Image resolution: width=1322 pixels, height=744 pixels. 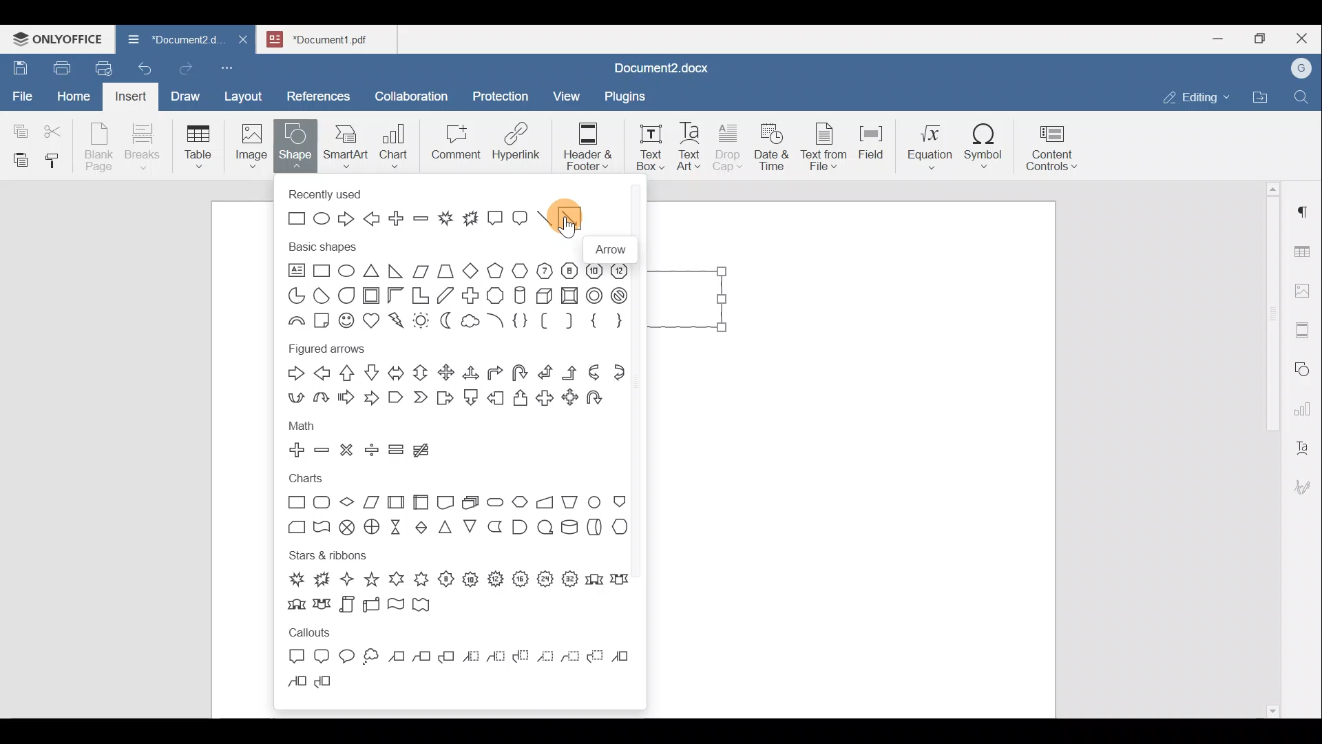 I want to click on Stars & ribbons, so click(x=450, y=580).